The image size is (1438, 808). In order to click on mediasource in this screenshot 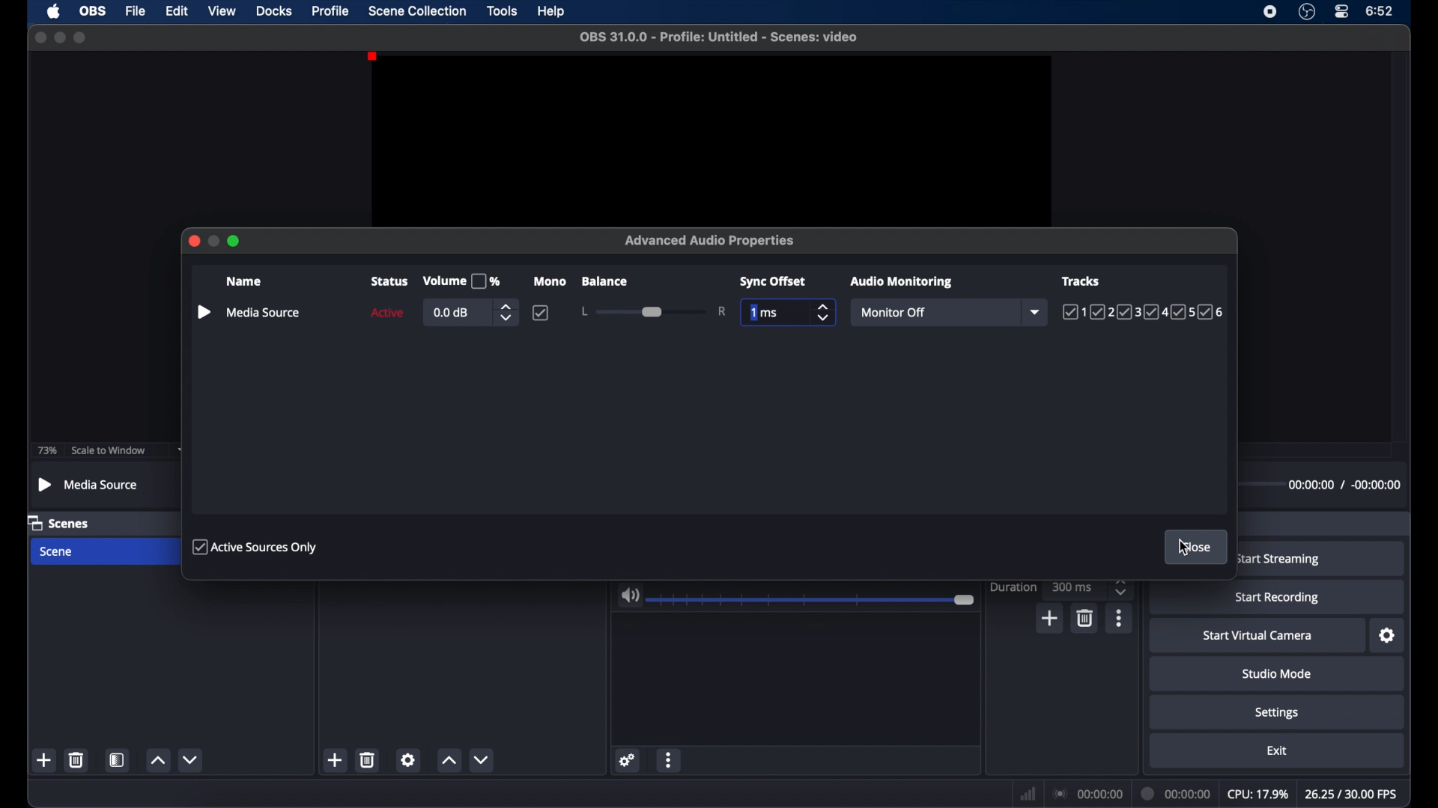, I will do `click(88, 484)`.